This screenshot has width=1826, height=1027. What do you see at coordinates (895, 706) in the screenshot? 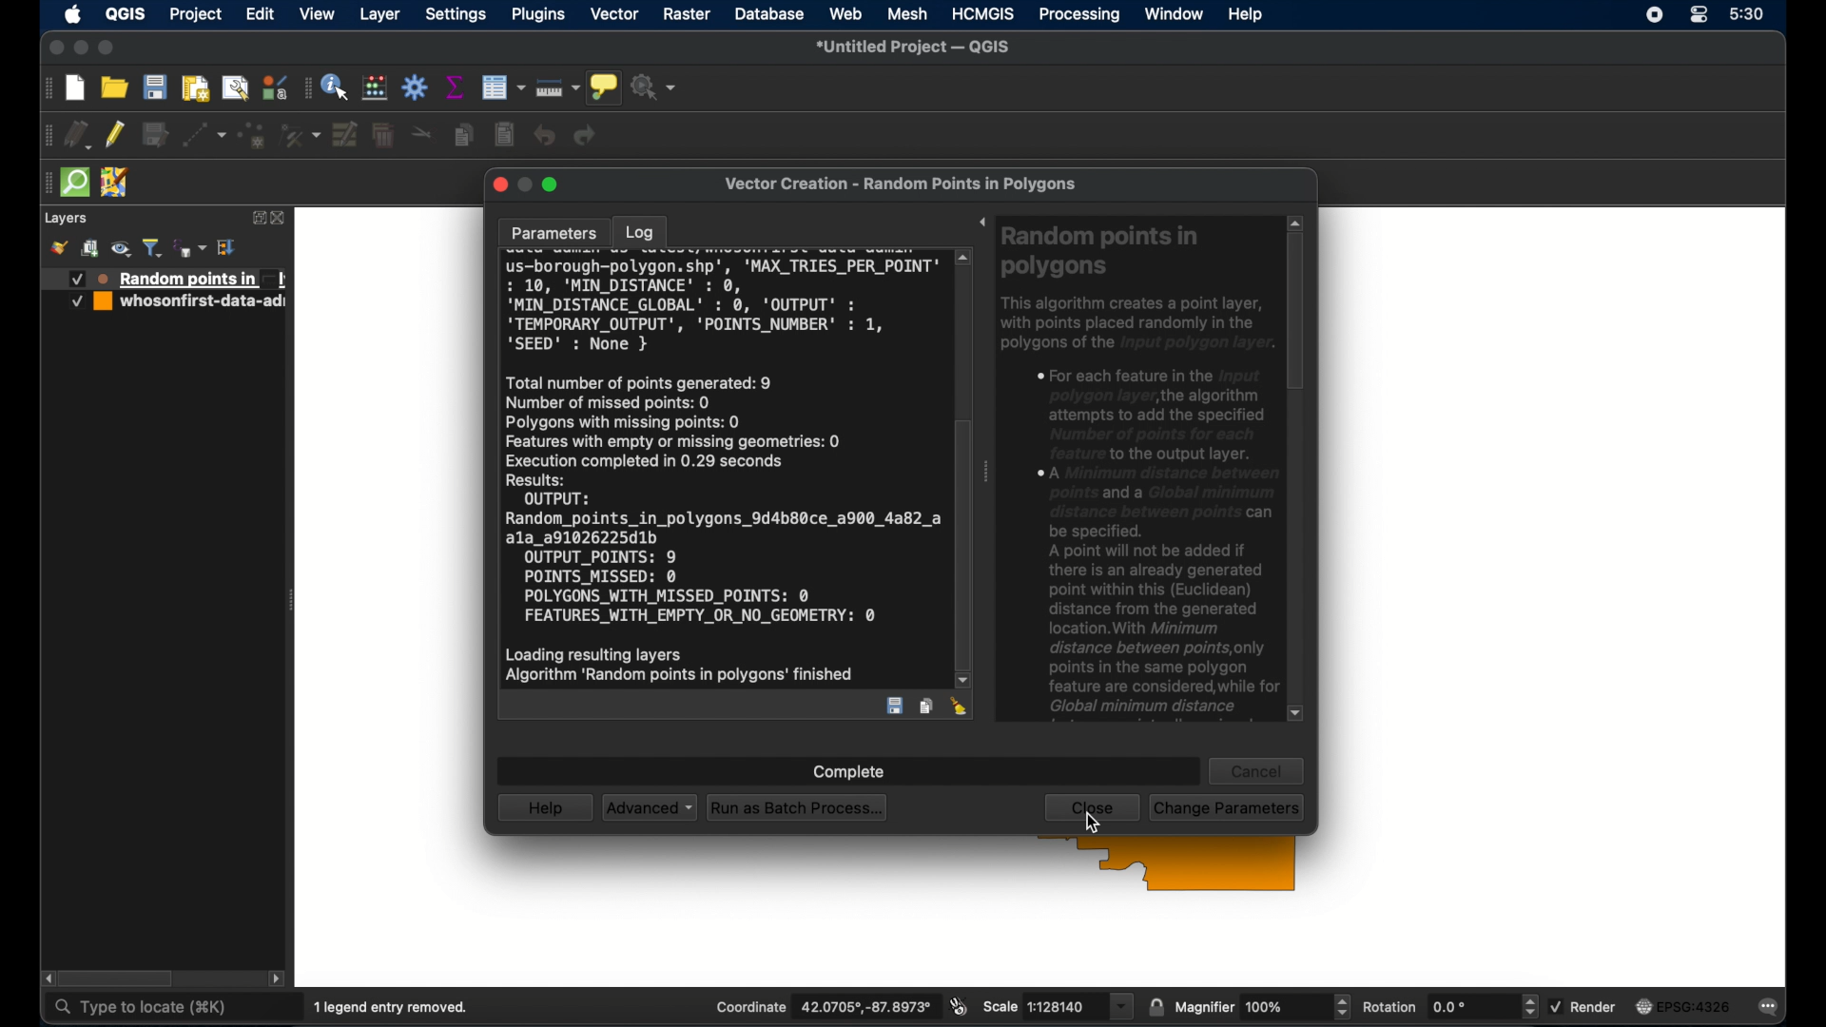
I see `save log entry` at bounding box center [895, 706].